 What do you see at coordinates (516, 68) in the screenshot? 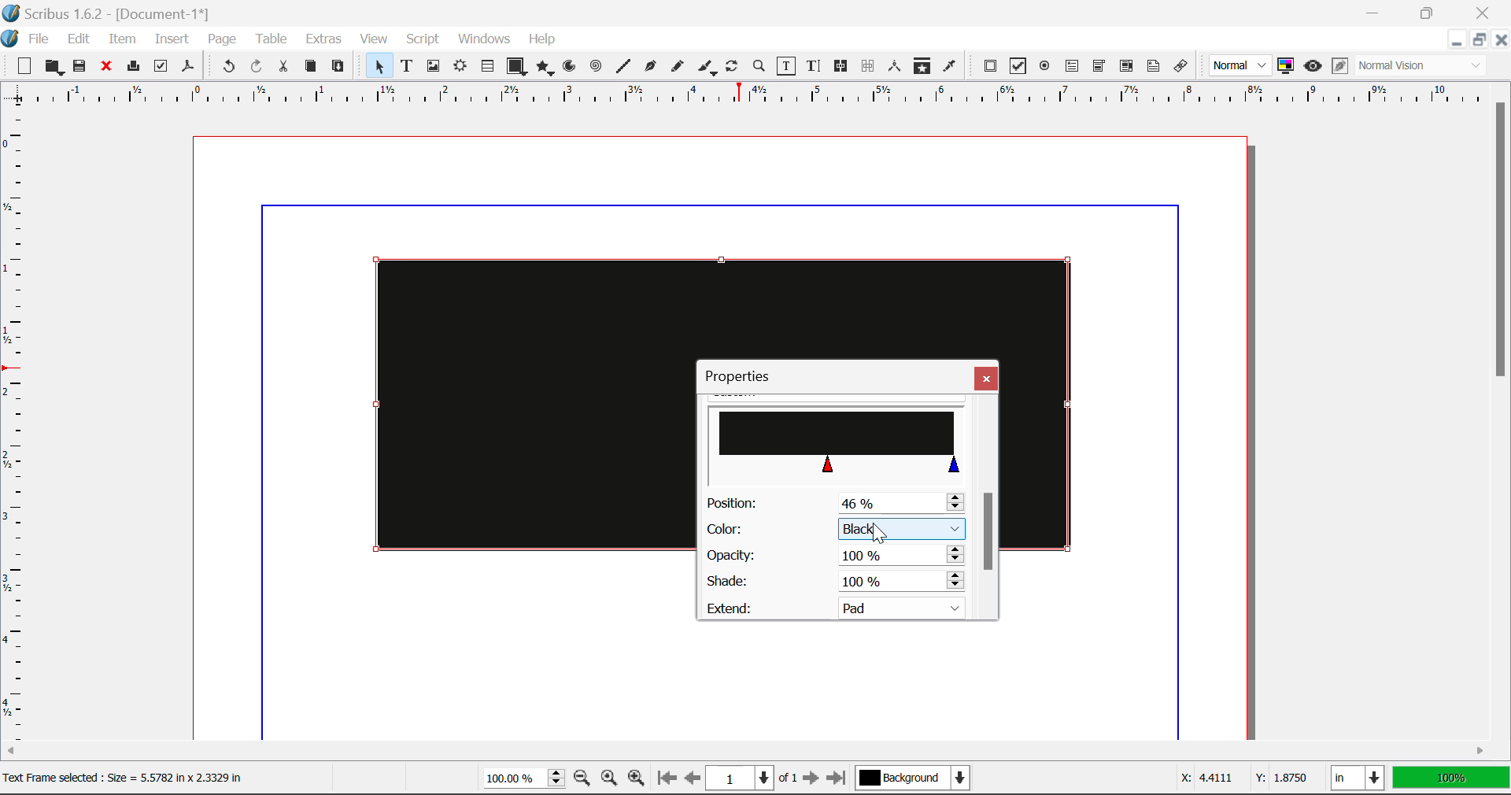
I see `Shapes` at bounding box center [516, 68].